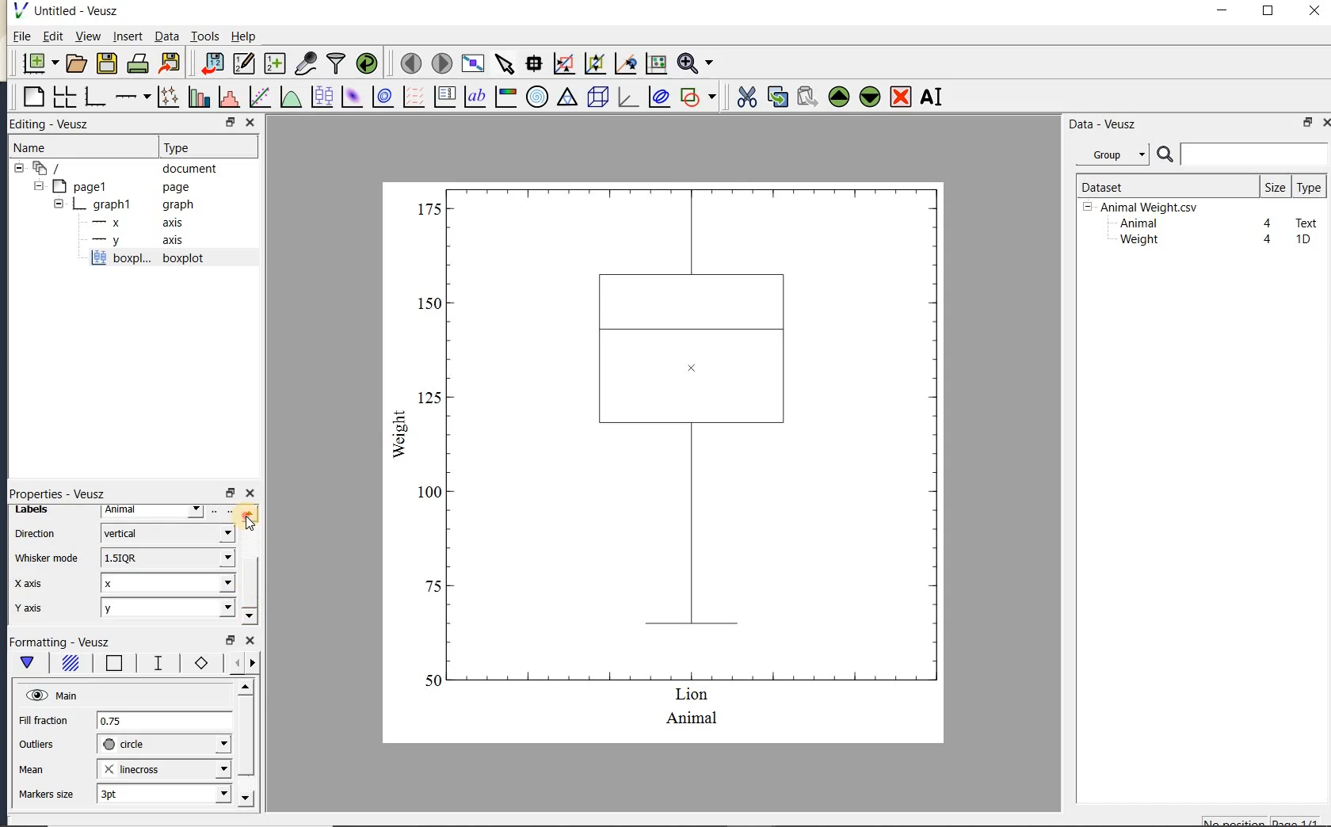 This screenshot has width=1331, height=827. Describe the element at coordinates (116, 204) in the screenshot. I see `graph1` at that location.